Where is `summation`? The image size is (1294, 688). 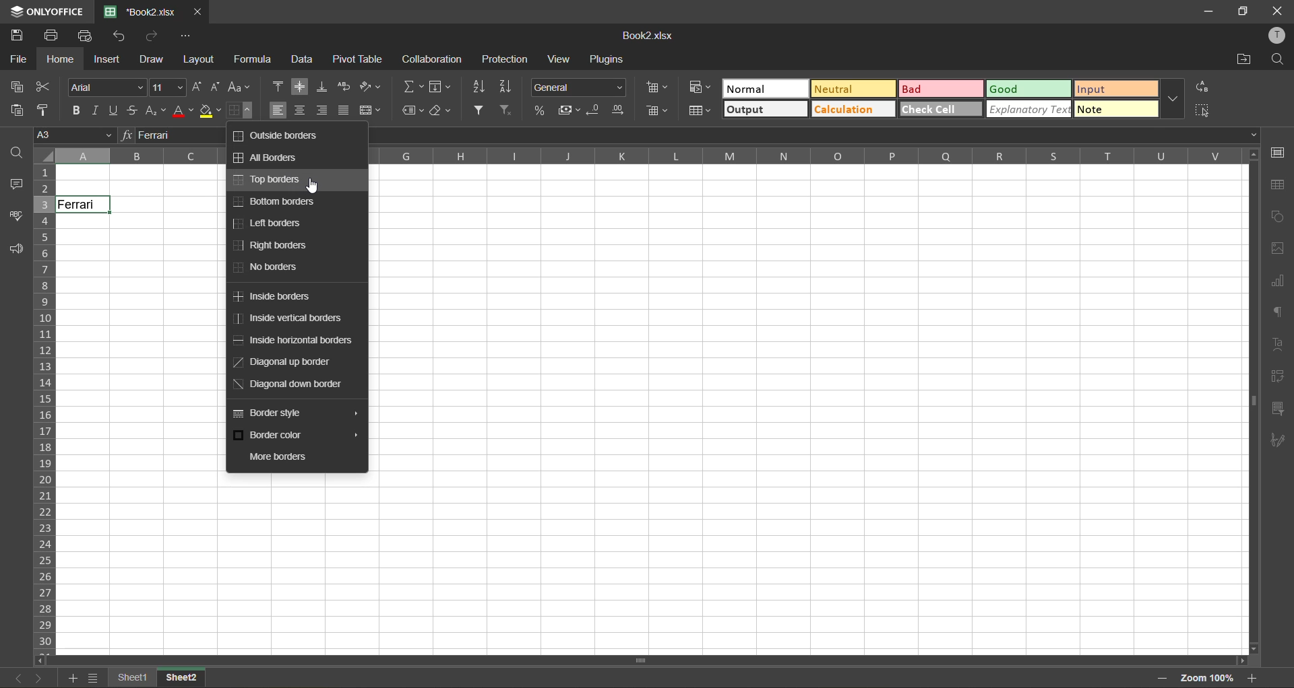
summation is located at coordinates (410, 89).